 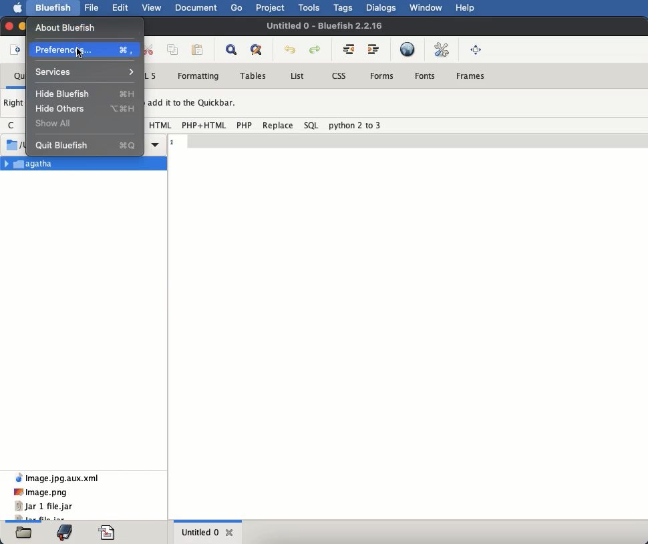 What do you see at coordinates (162, 125) in the screenshot?
I see `HTML` at bounding box center [162, 125].